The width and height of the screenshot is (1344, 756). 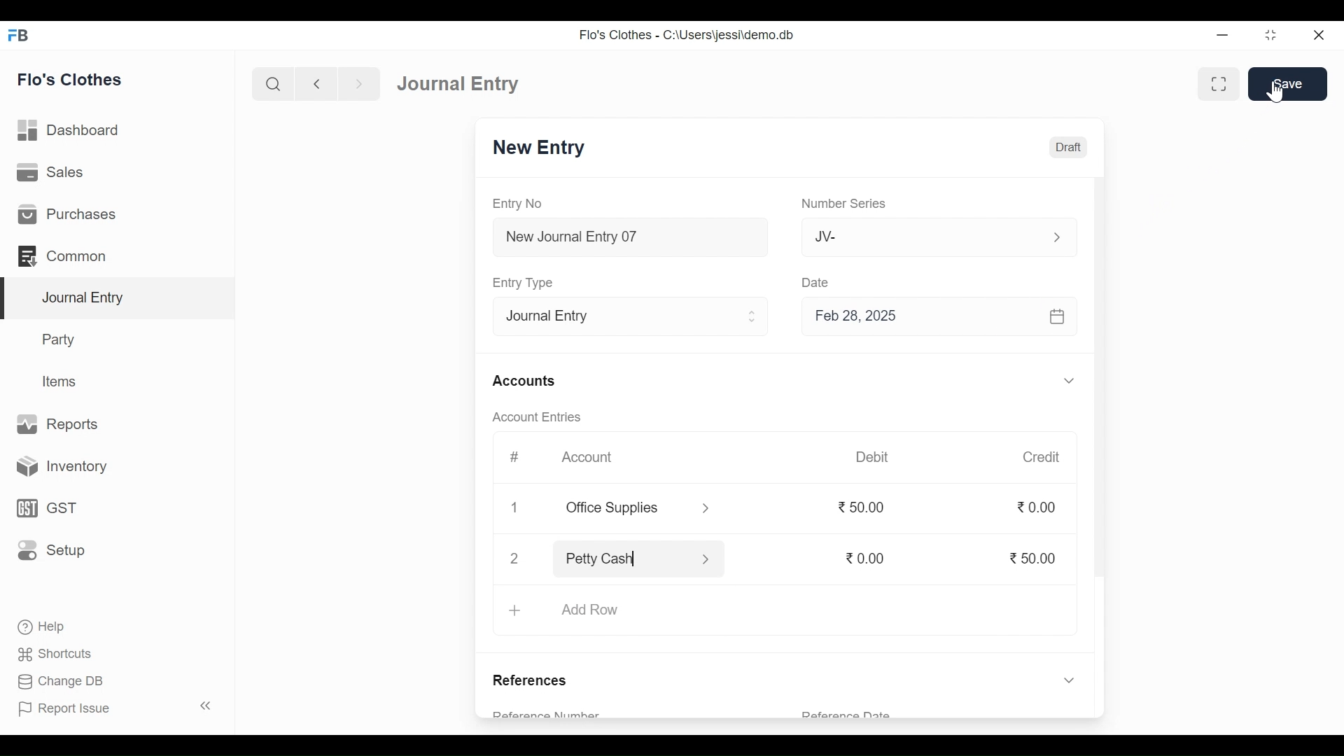 What do you see at coordinates (570, 611) in the screenshot?
I see `+ Add Row` at bounding box center [570, 611].